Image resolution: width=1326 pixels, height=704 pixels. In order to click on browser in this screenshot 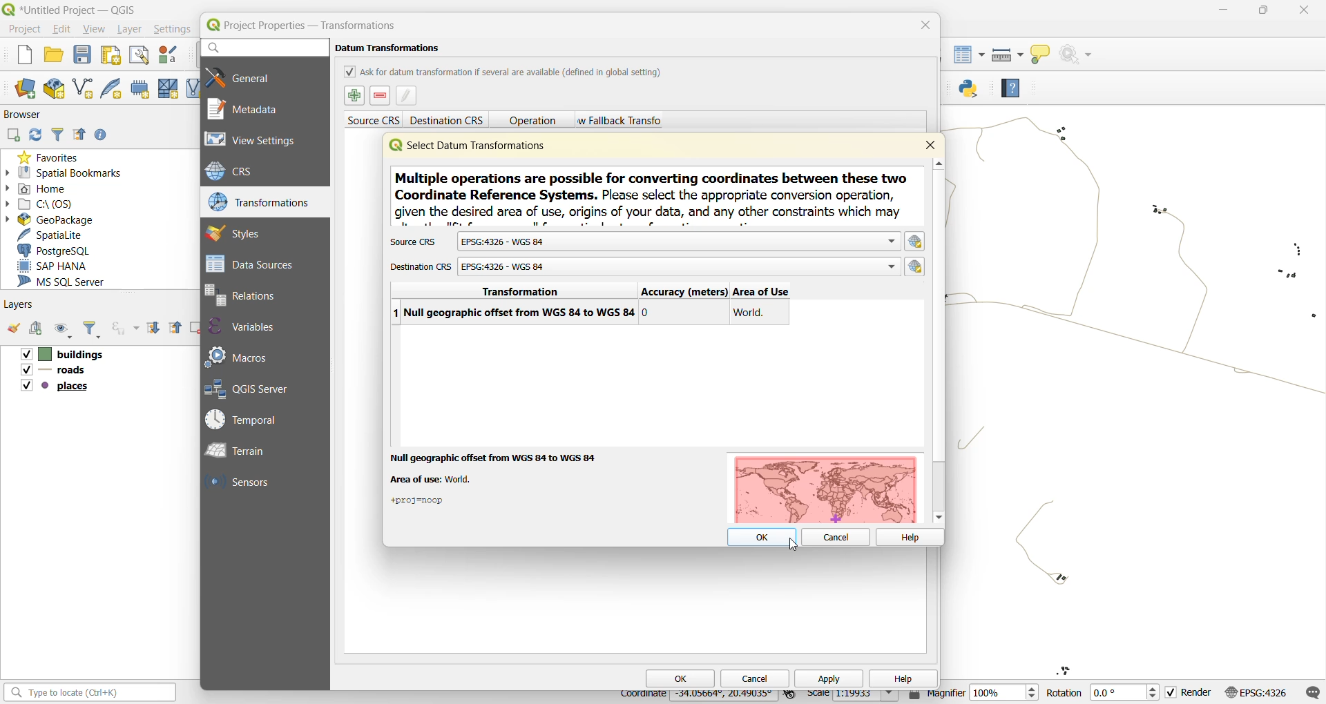, I will do `click(28, 117)`.